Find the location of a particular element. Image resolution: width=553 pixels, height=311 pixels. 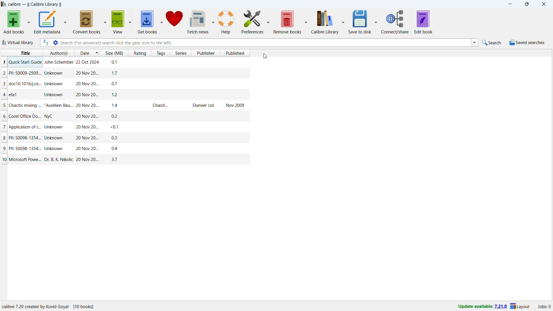

view is located at coordinates (118, 22).